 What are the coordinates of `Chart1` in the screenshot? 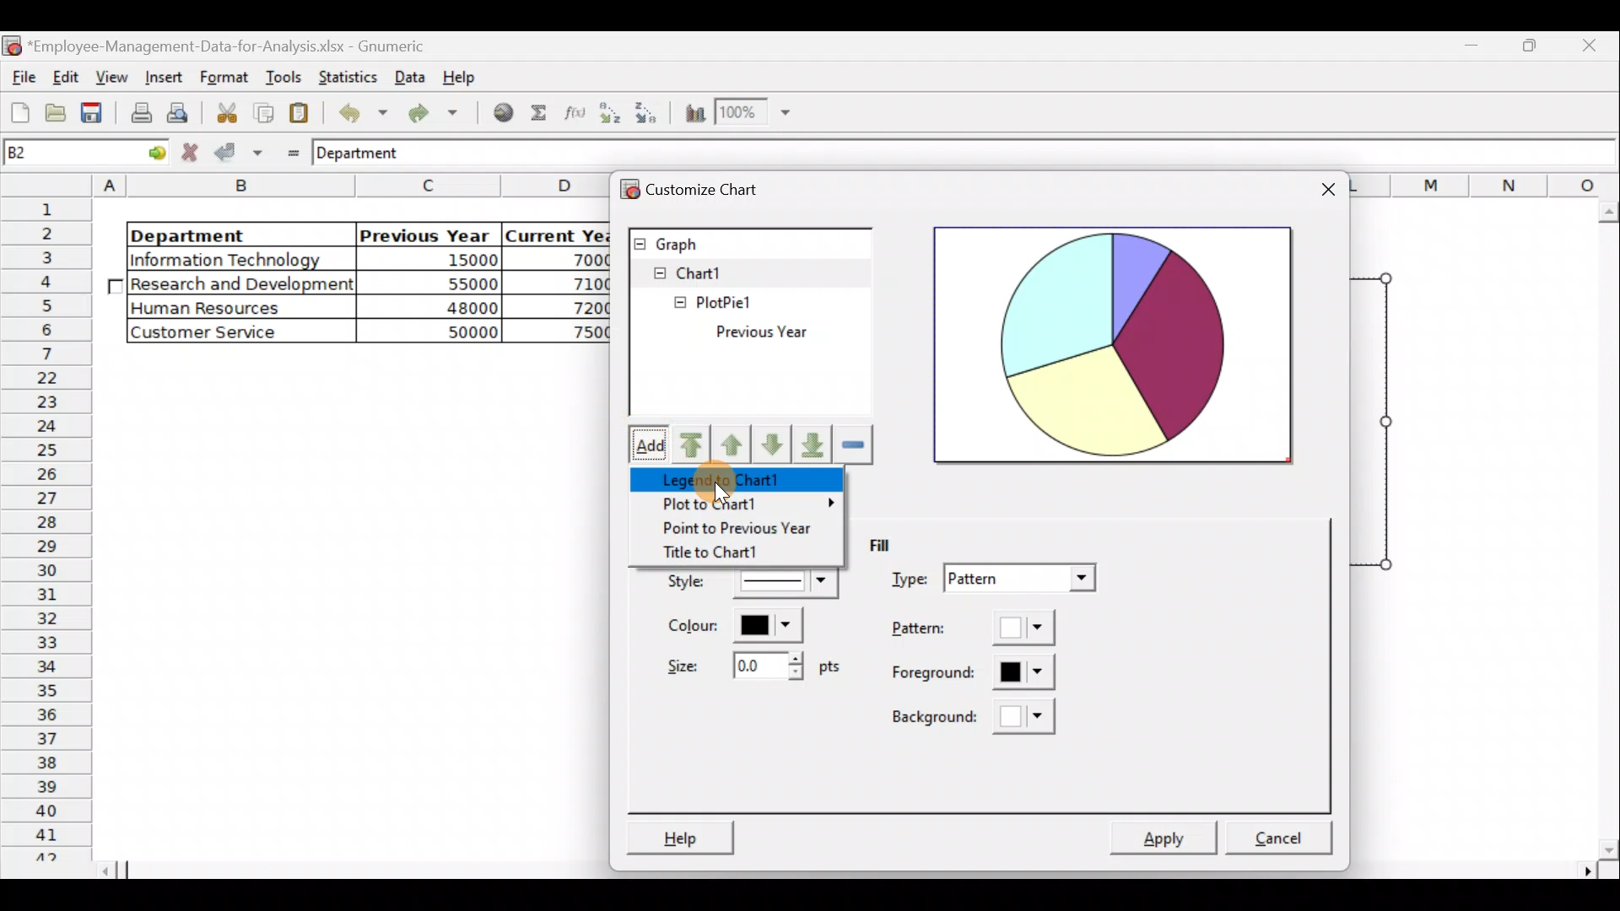 It's located at (710, 272).